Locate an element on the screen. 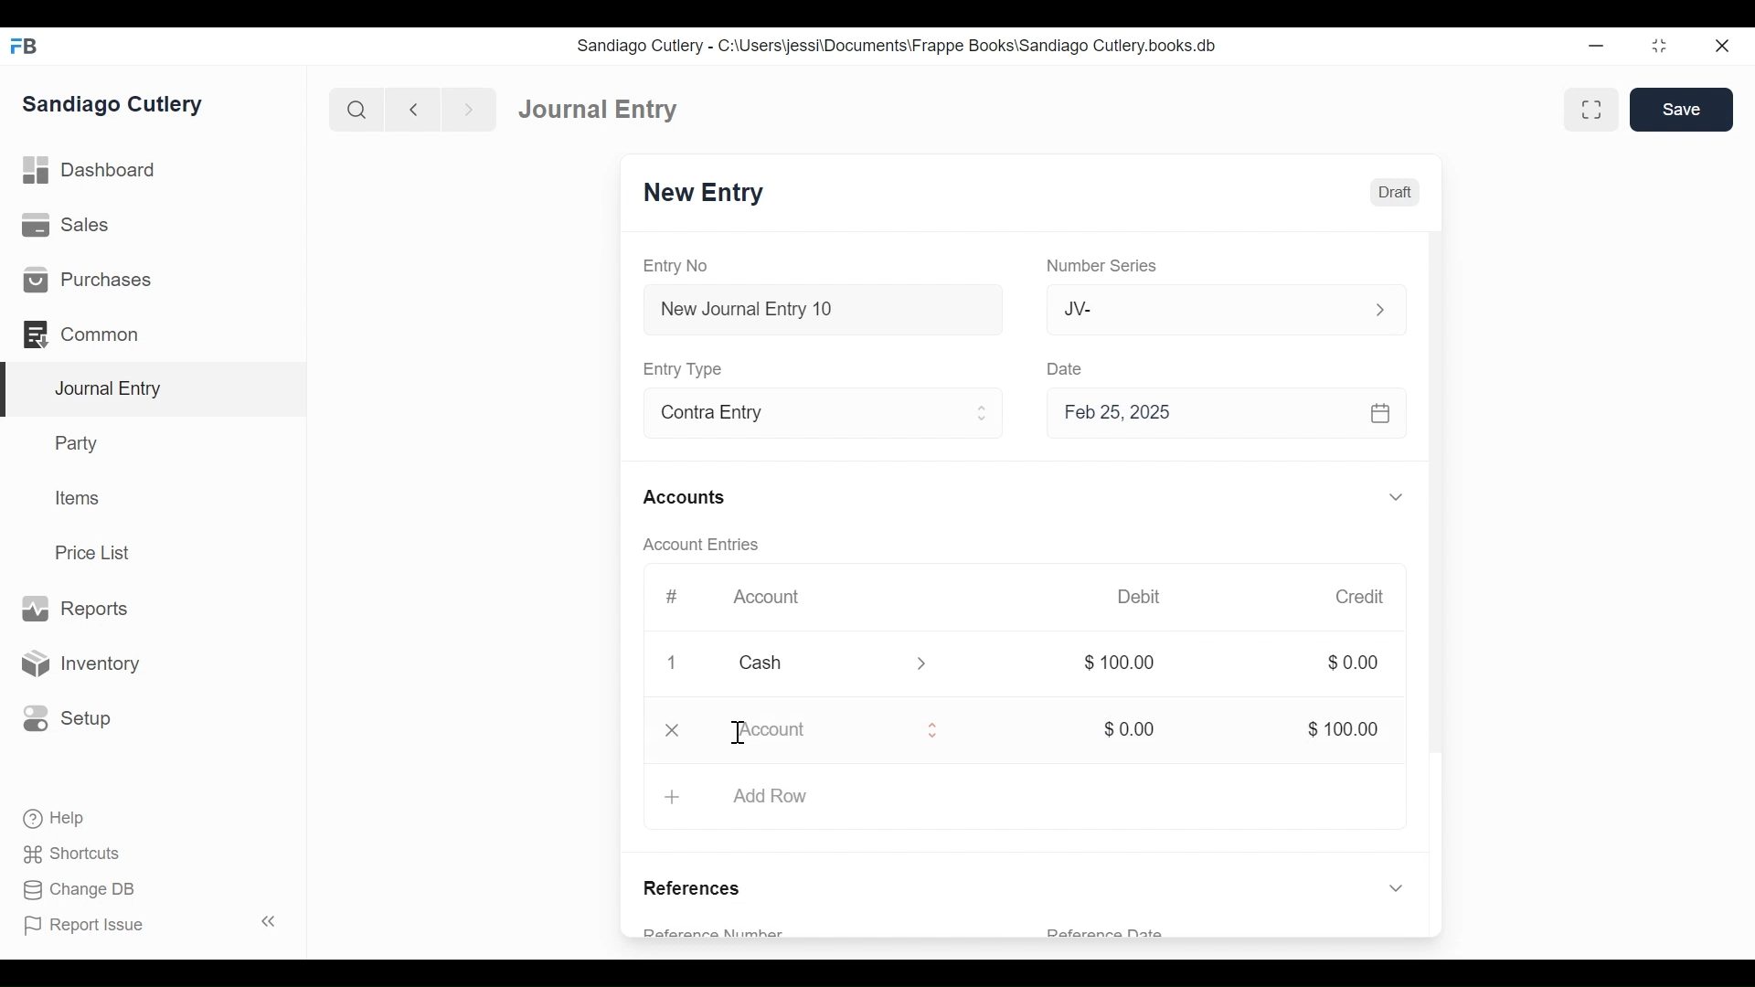  Expand is located at coordinates (984, 416).